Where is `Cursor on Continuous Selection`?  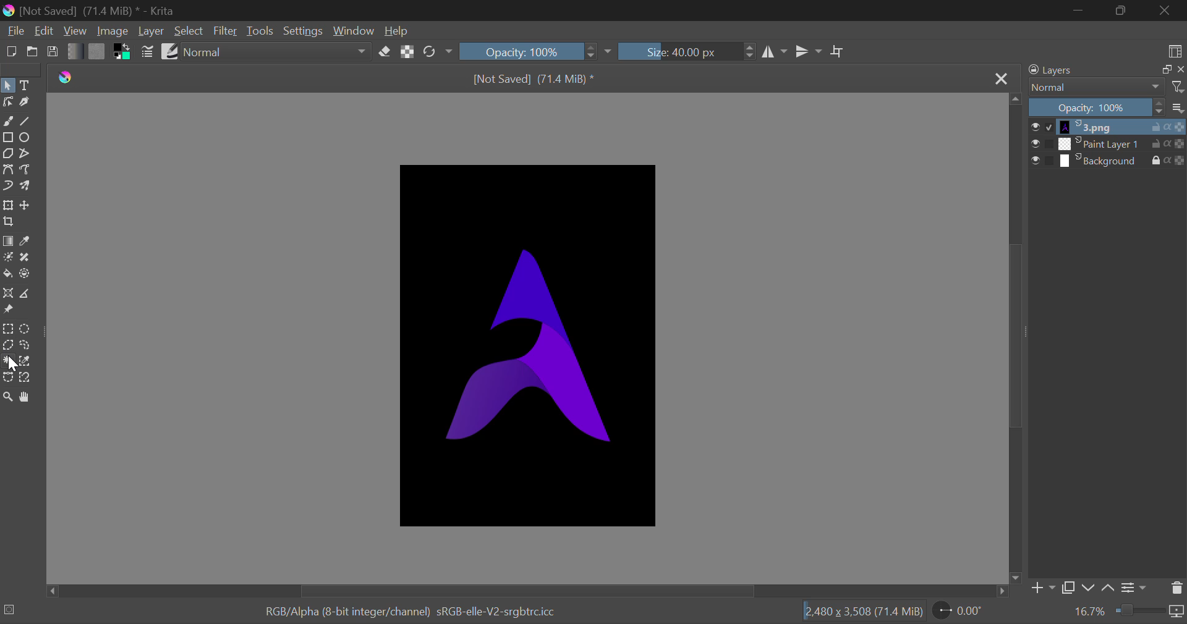 Cursor on Continuous Selection is located at coordinates (8, 361).